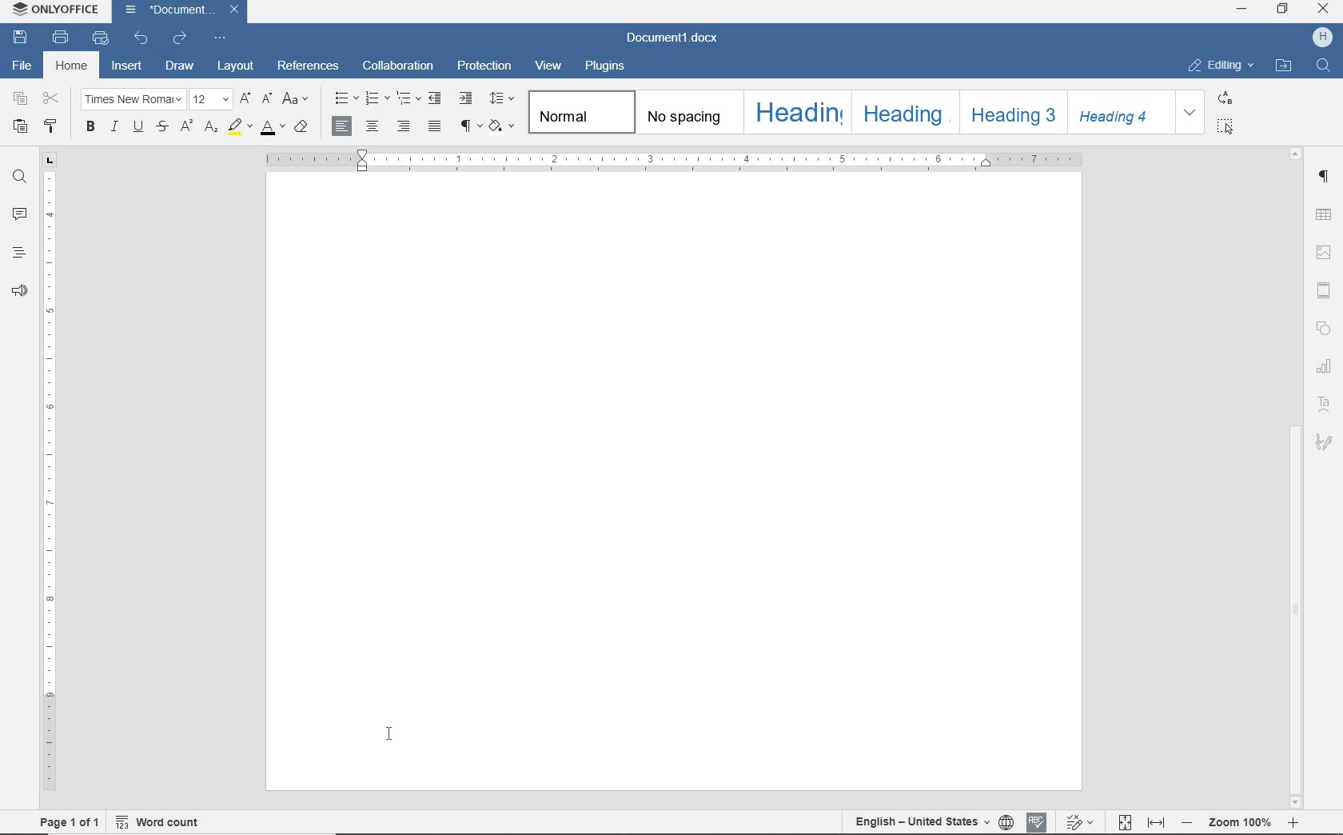 This screenshot has height=835, width=1343. I want to click on SUBSCRIPT, so click(211, 127).